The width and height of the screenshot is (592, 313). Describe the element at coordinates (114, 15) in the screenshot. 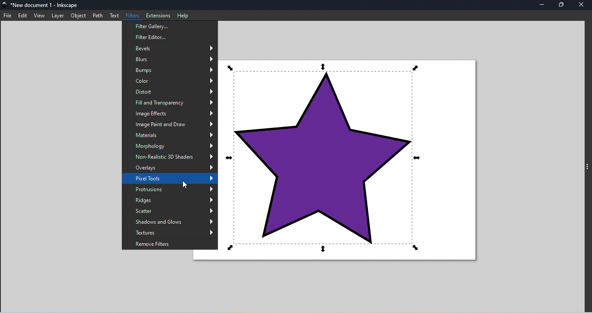

I see `Text` at that location.